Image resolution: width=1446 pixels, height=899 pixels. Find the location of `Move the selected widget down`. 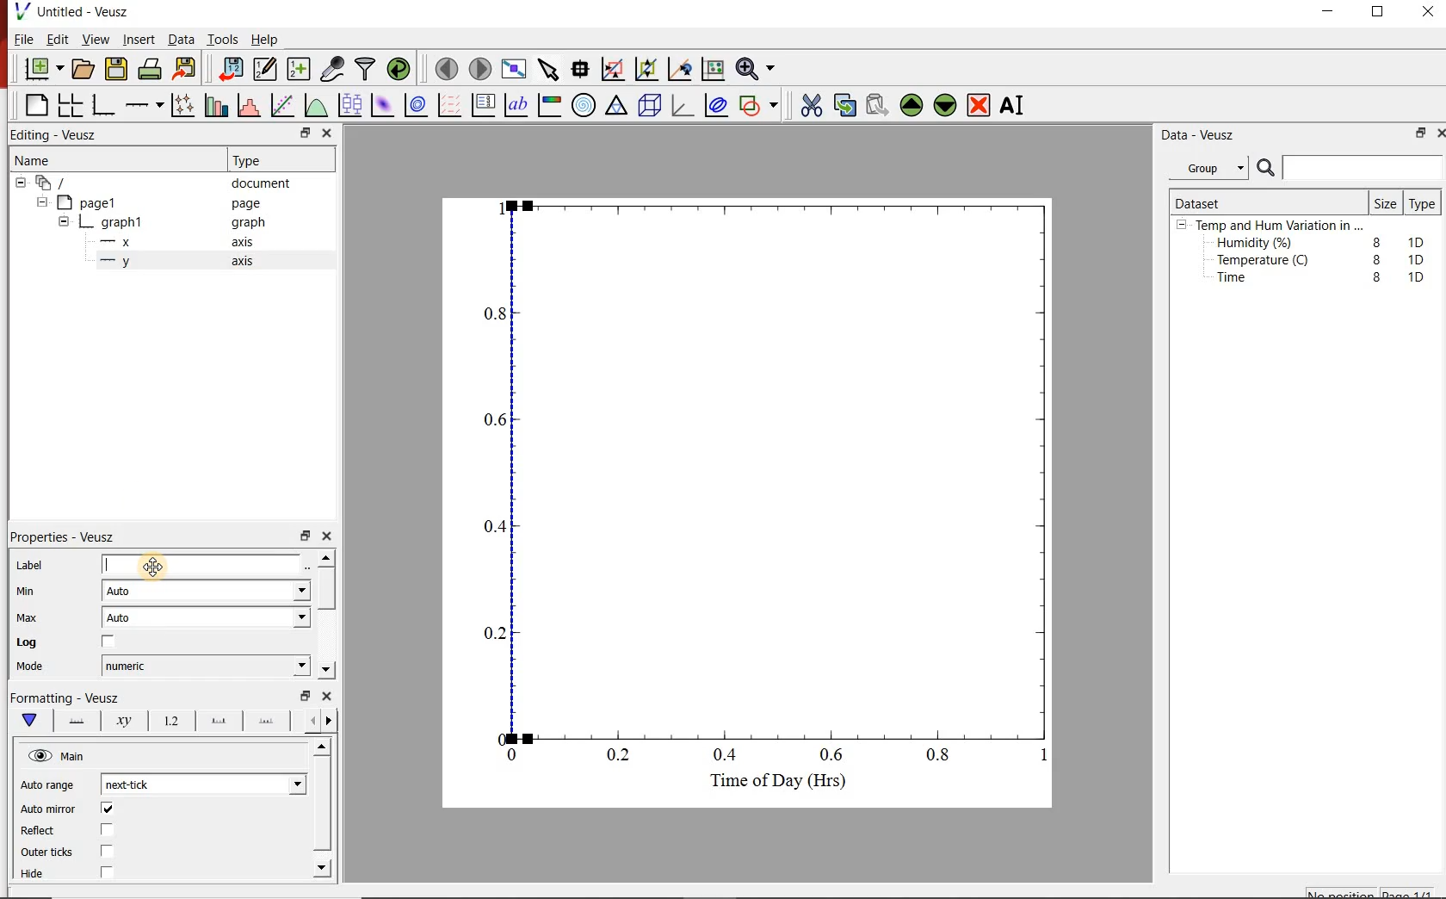

Move the selected widget down is located at coordinates (948, 105).